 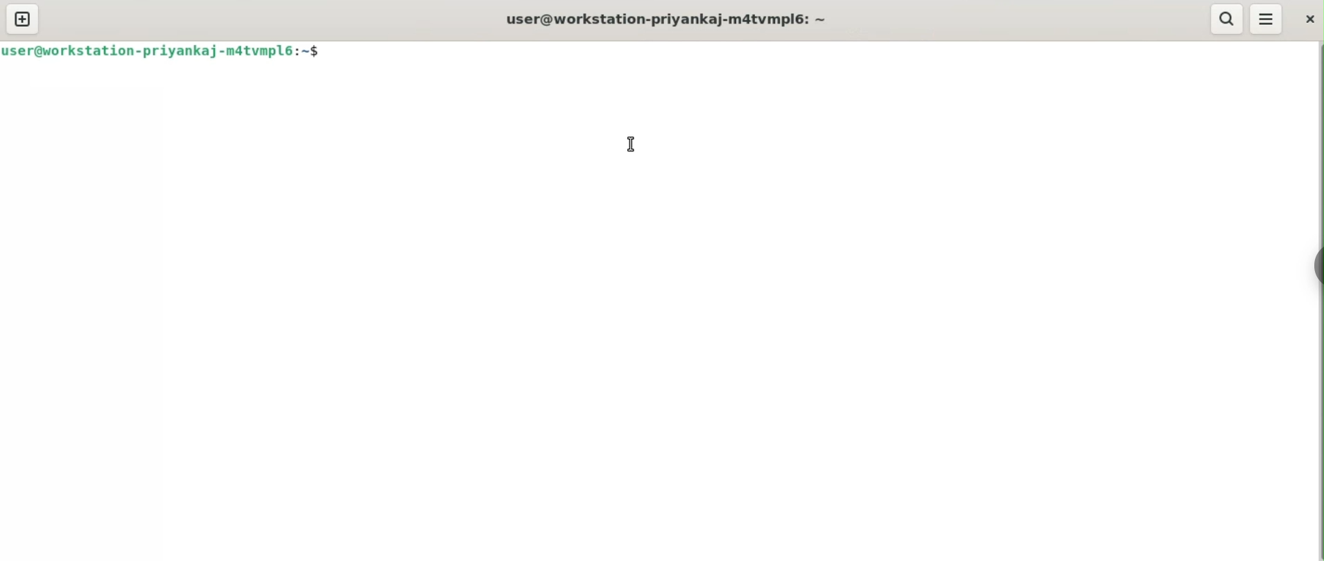 What do you see at coordinates (631, 147) in the screenshot?
I see `cursor` at bounding box center [631, 147].